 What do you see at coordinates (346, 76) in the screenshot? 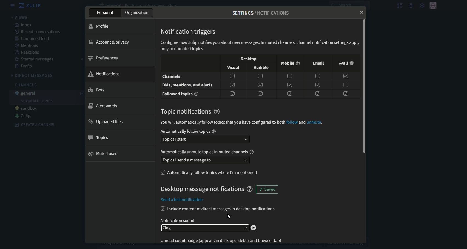
I see `checkbox` at bounding box center [346, 76].